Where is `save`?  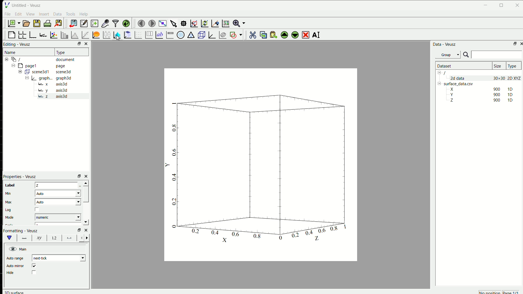 save is located at coordinates (37, 23).